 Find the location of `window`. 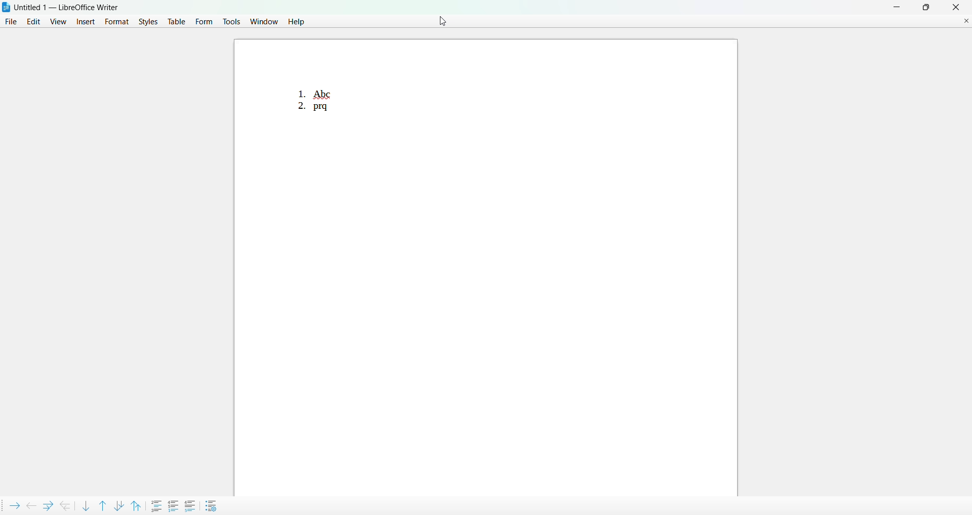

window is located at coordinates (264, 21).